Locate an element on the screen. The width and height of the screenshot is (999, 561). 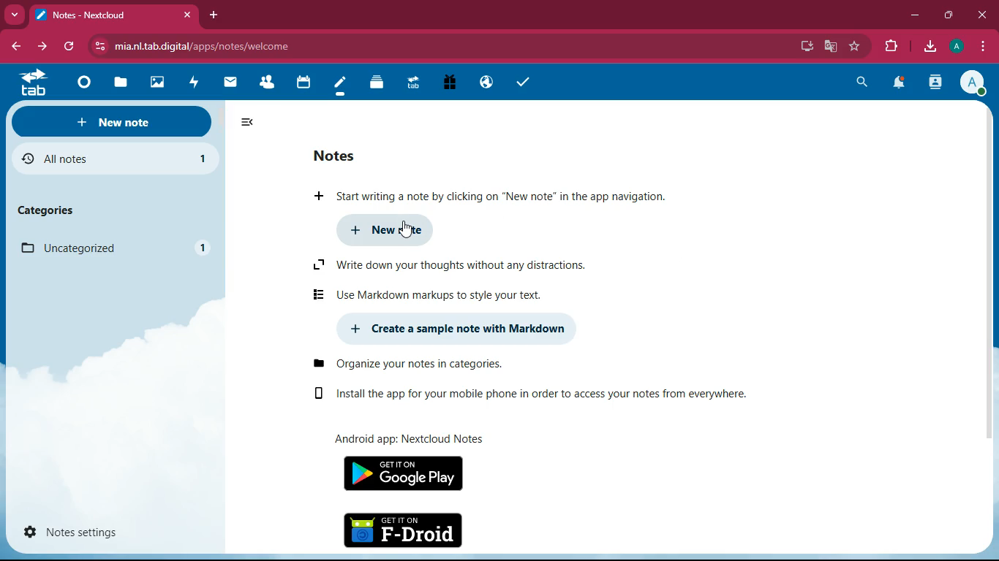
maximize is located at coordinates (947, 15).